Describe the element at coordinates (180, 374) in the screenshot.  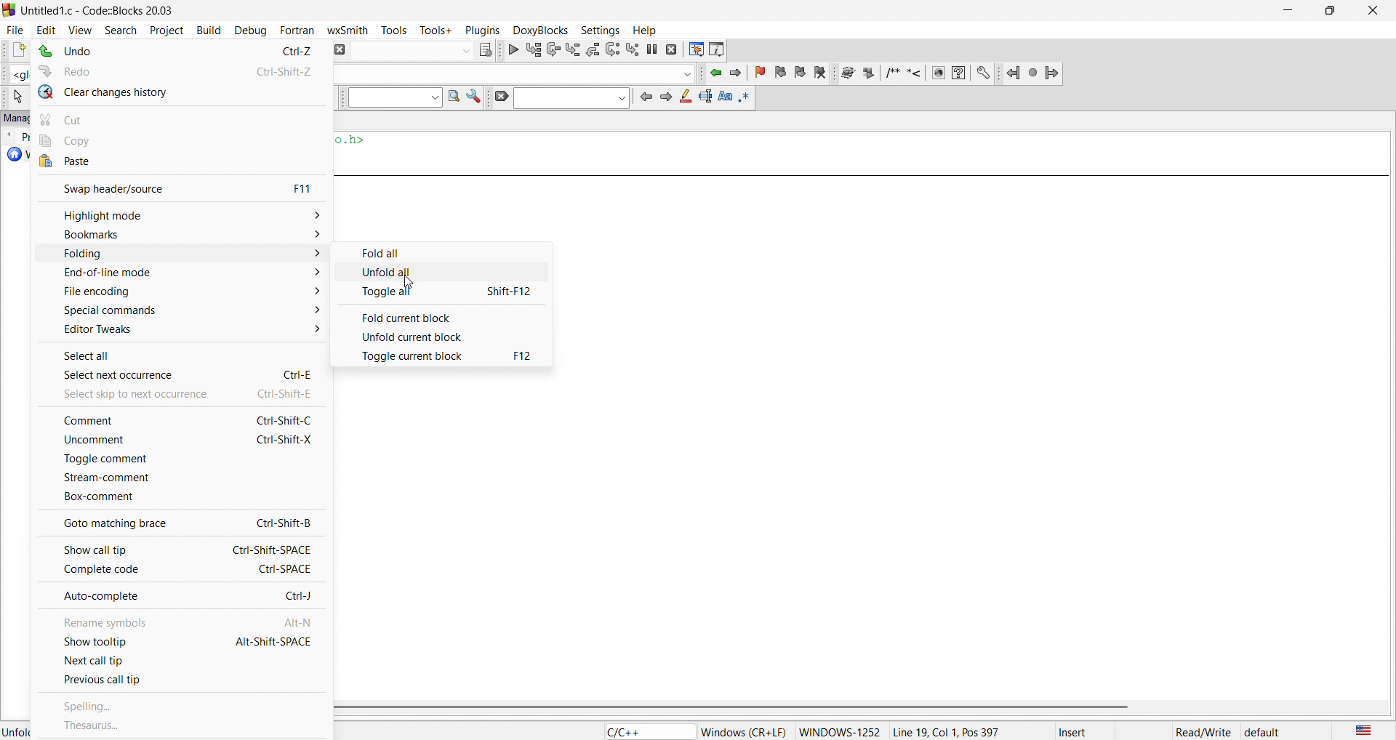
I see `select next occurence` at that location.